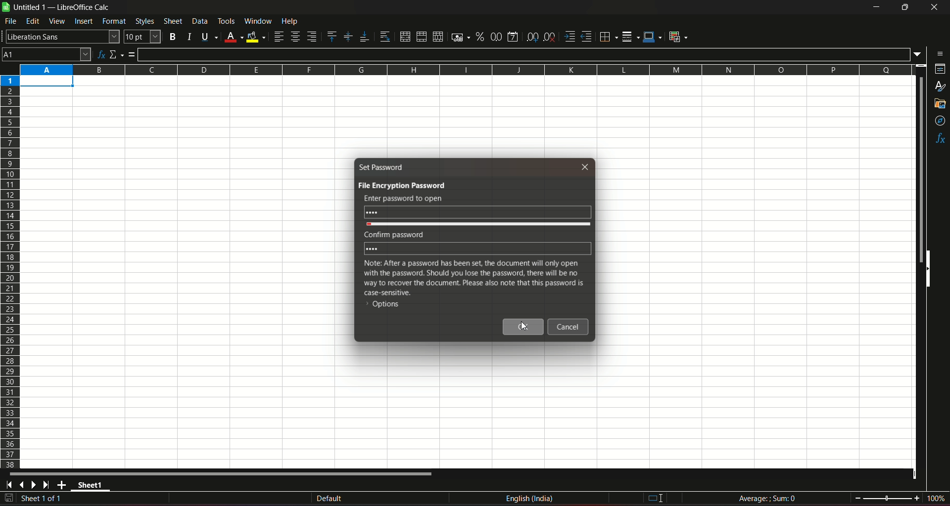  I want to click on formula, so click(767, 498).